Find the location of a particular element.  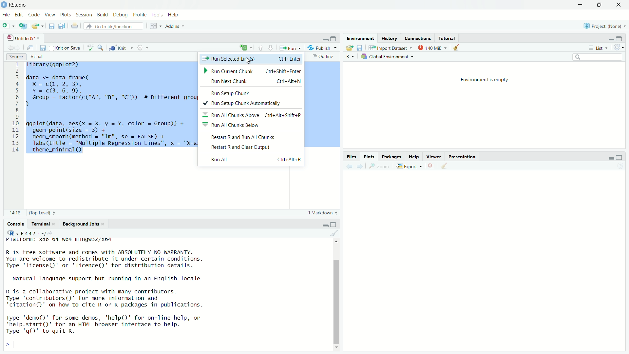

History is located at coordinates (389, 39).